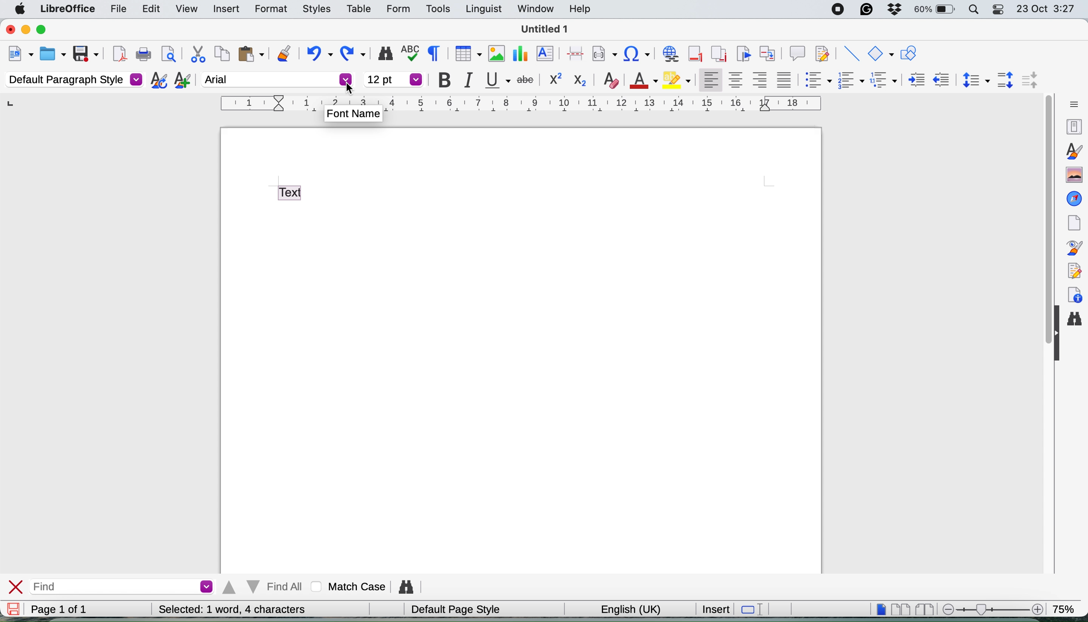  Describe the element at coordinates (743, 54) in the screenshot. I see `insert bookmark` at that location.